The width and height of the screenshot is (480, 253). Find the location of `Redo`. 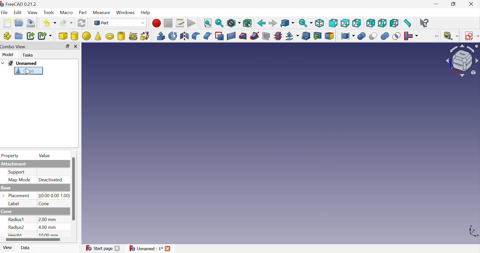

Redo is located at coordinates (66, 23).